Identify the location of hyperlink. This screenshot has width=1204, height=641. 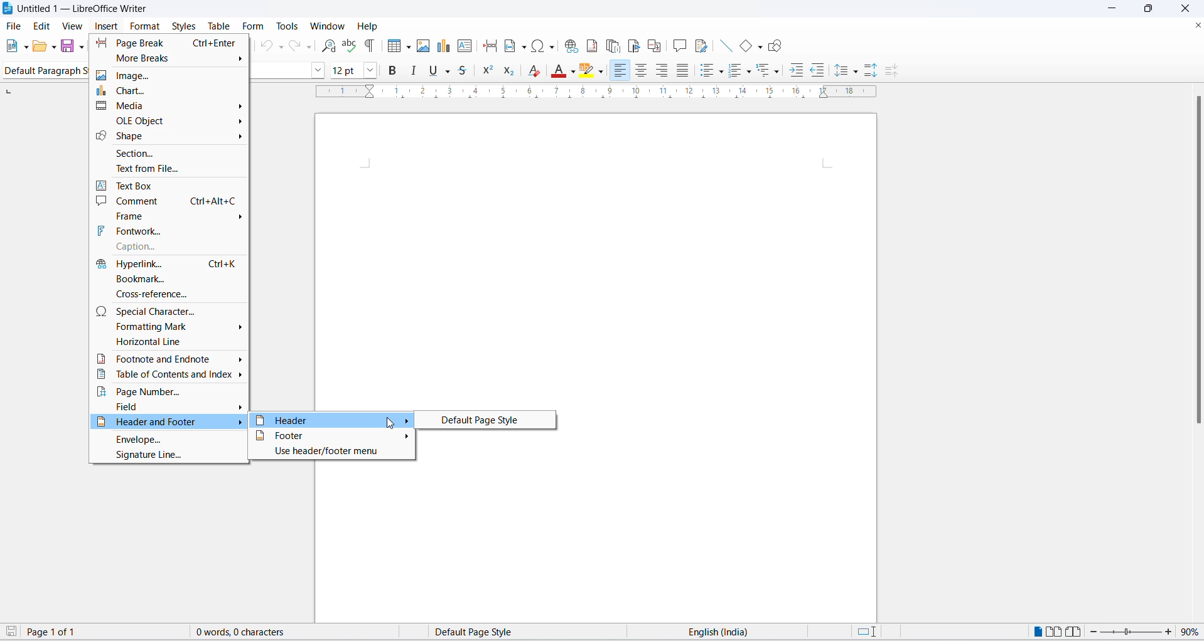
(165, 262).